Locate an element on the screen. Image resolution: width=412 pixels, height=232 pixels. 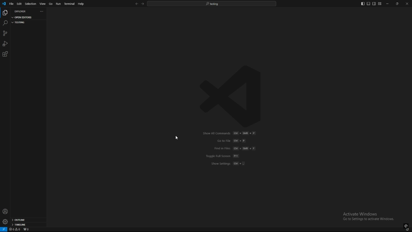
run and debug is located at coordinates (5, 43).